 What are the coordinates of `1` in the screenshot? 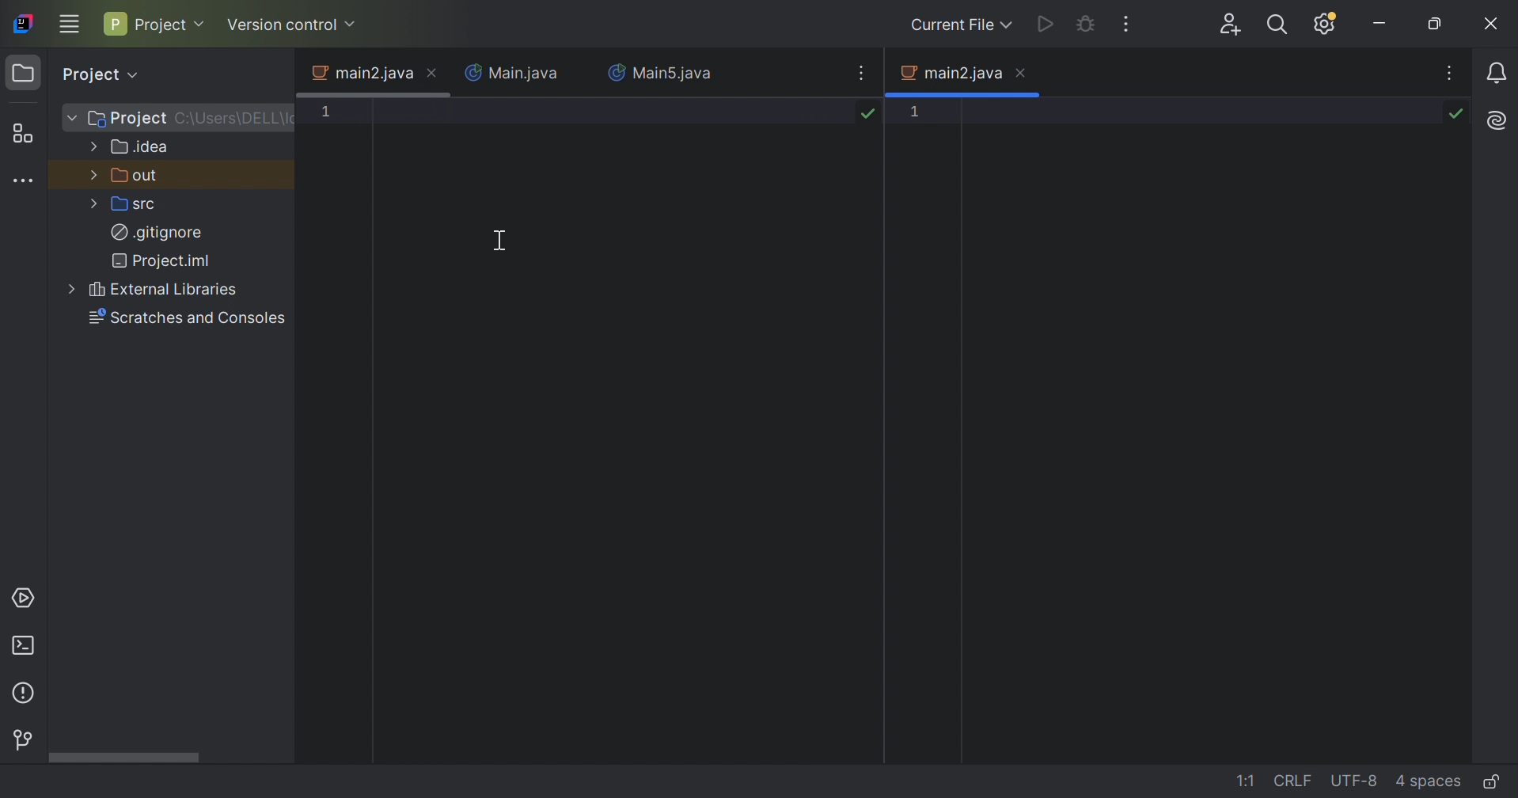 It's located at (931, 115).